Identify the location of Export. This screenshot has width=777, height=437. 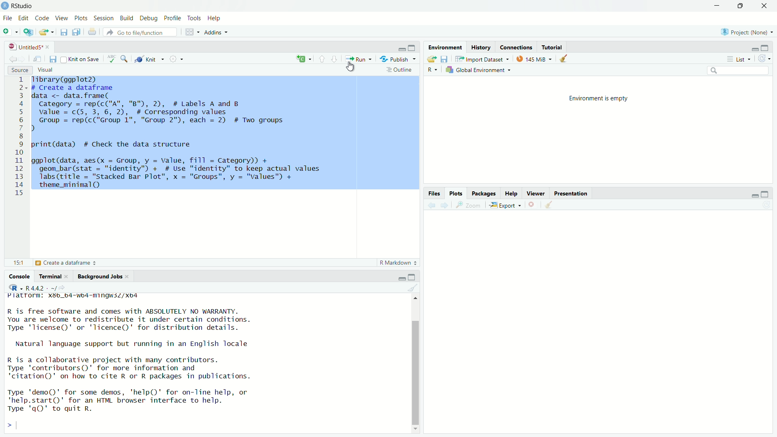
(507, 204).